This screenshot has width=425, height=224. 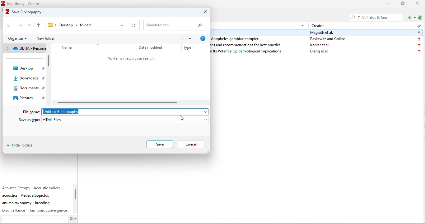 I want to click on vertical scroll bar, so click(x=50, y=62).